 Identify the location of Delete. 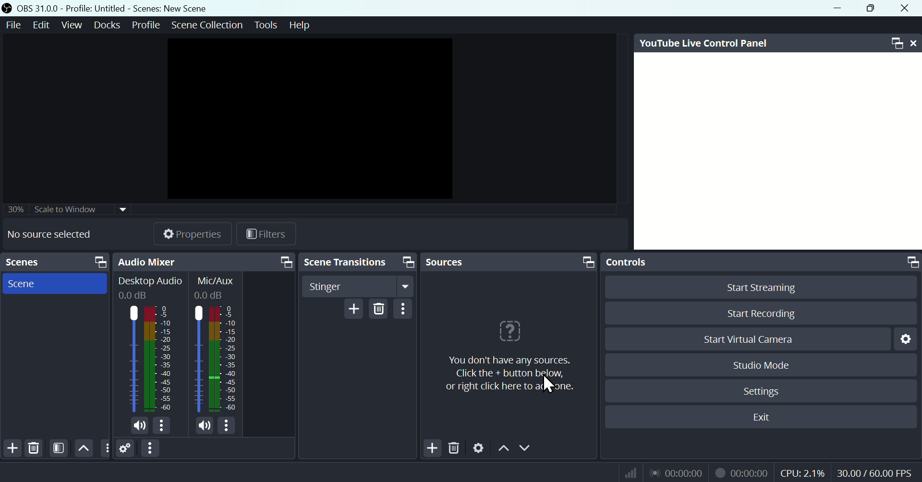
(454, 446).